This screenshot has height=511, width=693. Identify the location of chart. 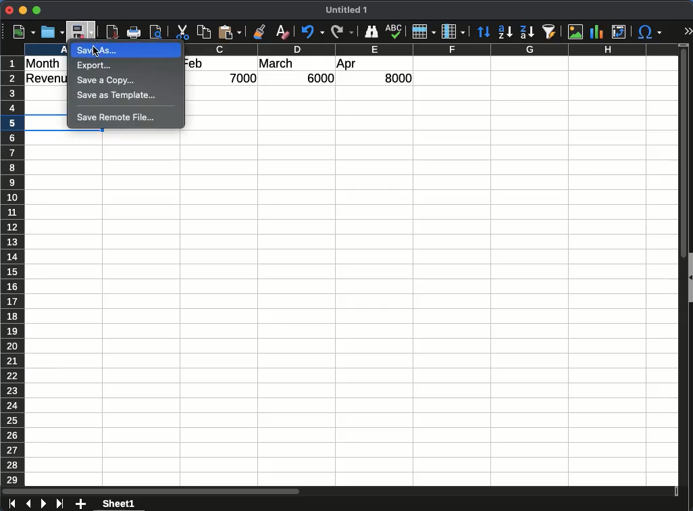
(595, 31).